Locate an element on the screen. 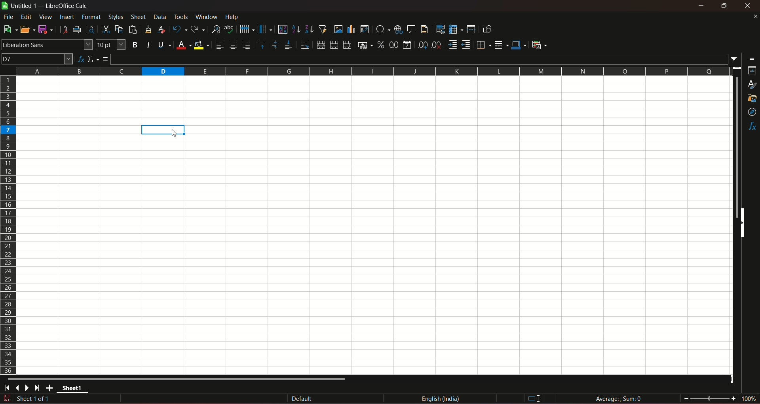  styles is located at coordinates (115, 17).